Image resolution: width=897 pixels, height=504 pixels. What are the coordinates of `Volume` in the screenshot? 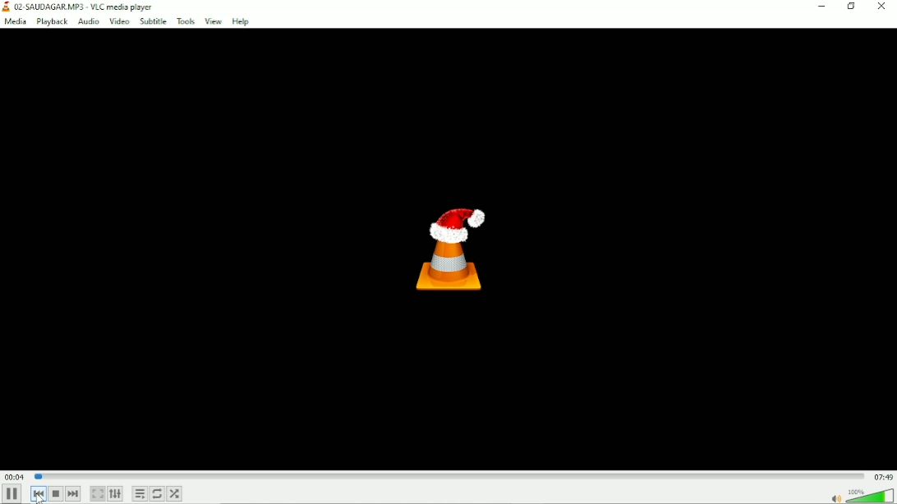 It's located at (859, 494).